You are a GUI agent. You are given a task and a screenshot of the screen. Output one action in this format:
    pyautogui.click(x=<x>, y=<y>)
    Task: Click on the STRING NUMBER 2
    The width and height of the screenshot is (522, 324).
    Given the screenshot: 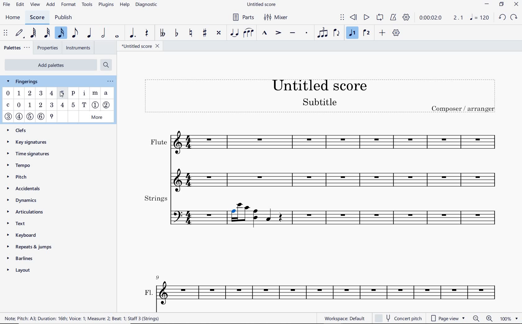 What is the action you would take?
    pyautogui.click(x=108, y=105)
    